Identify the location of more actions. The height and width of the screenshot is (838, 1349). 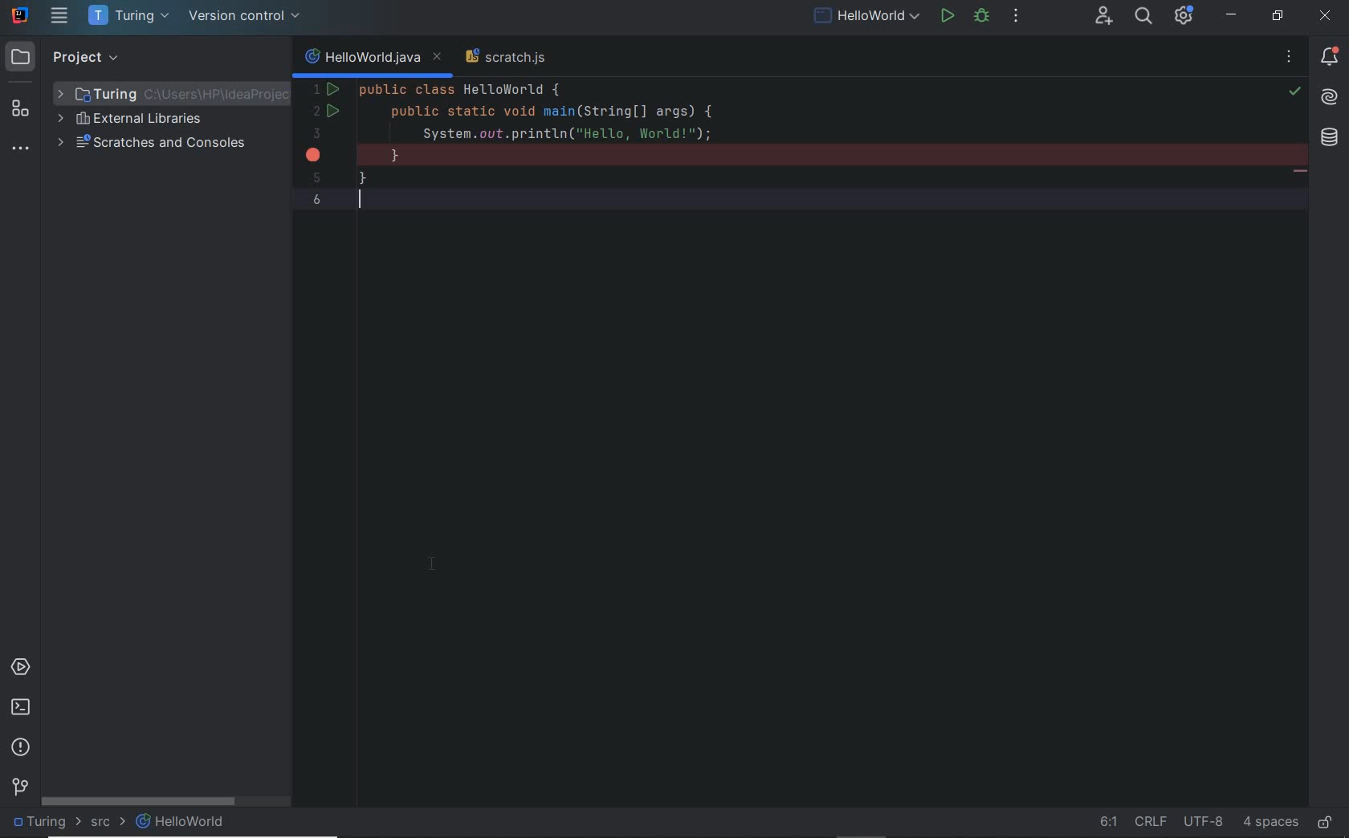
(1015, 18).